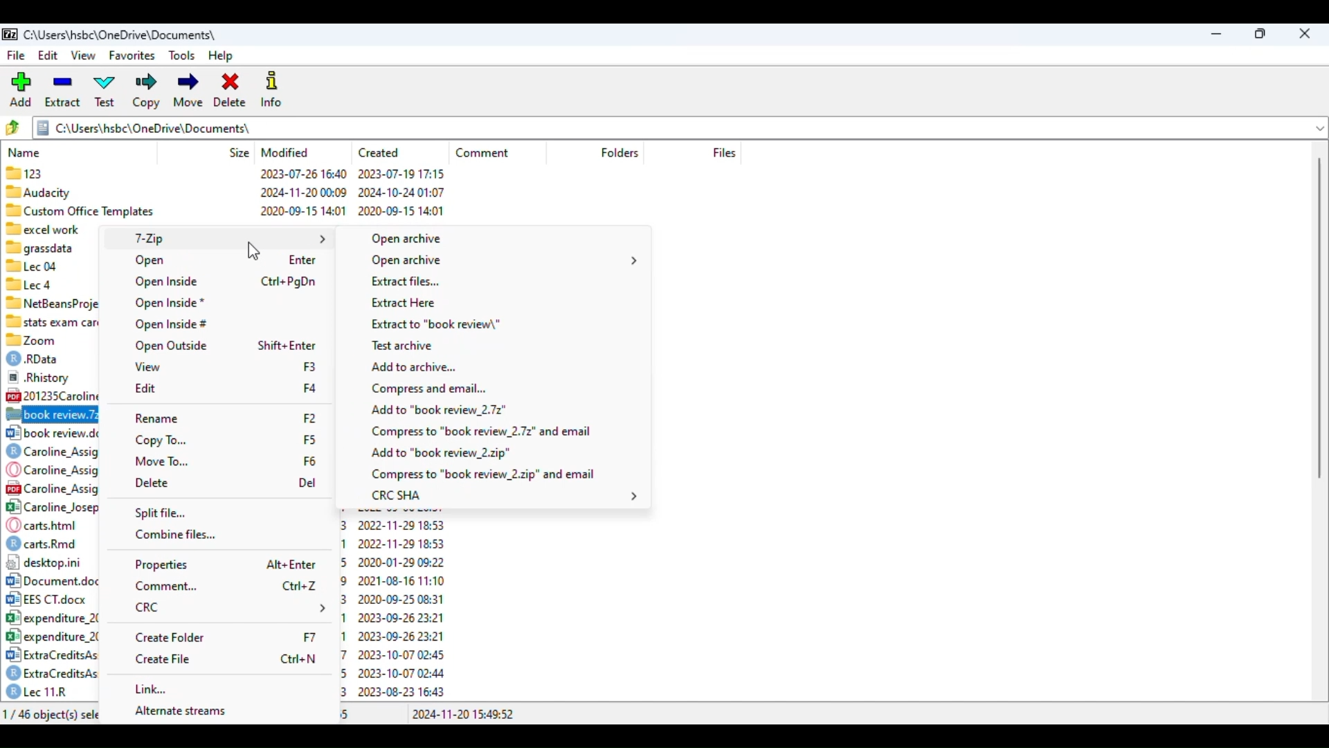  What do you see at coordinates (406, 238) in the screenshot?
I see `open archive` at bounding box center [406, 238].